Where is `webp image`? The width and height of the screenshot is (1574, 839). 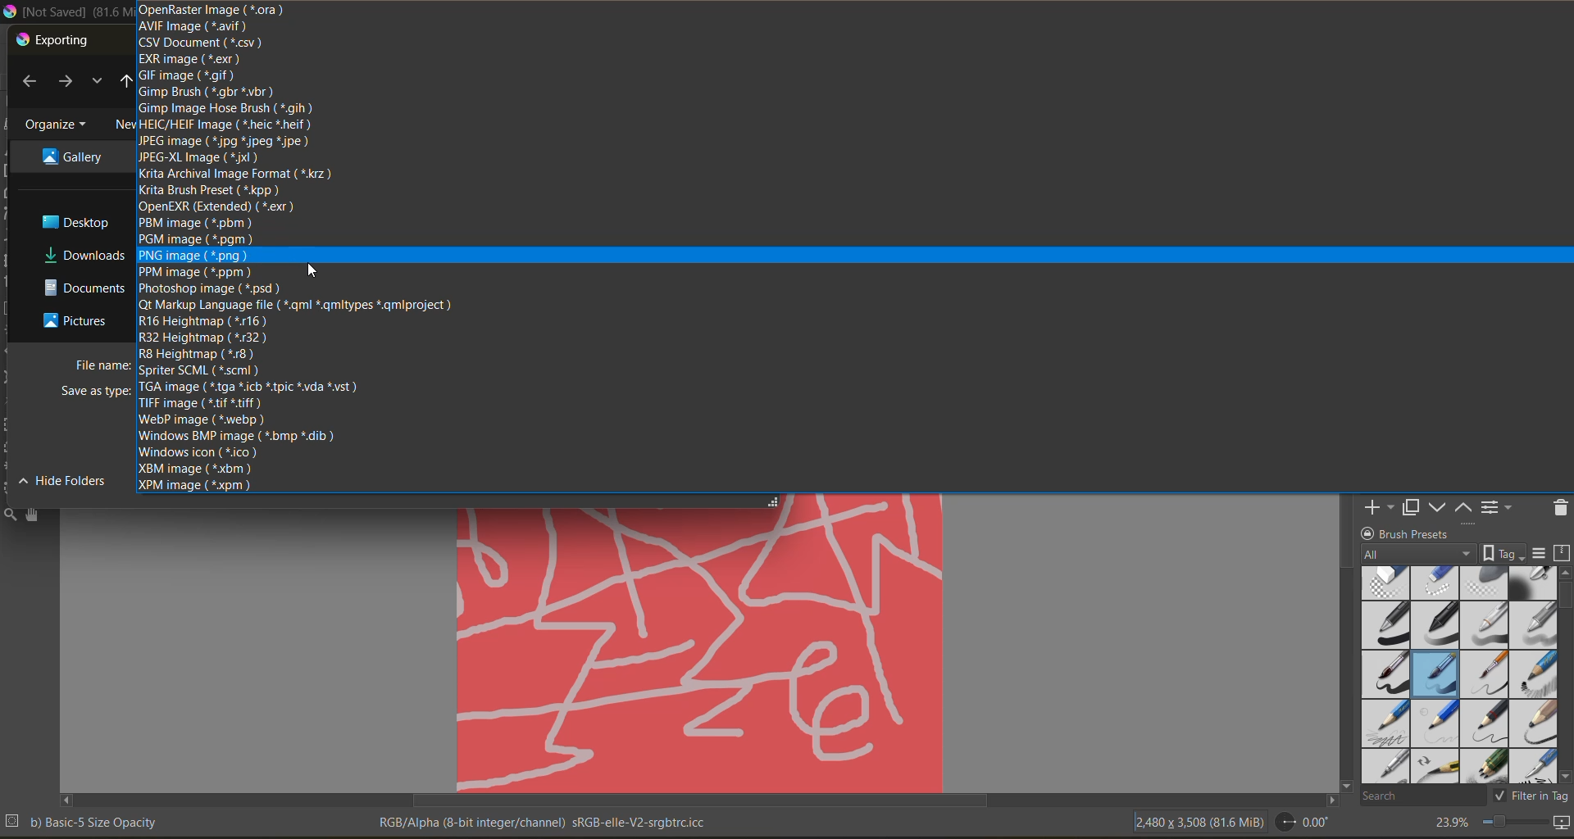
webp image is located at coordinates (205, 420).